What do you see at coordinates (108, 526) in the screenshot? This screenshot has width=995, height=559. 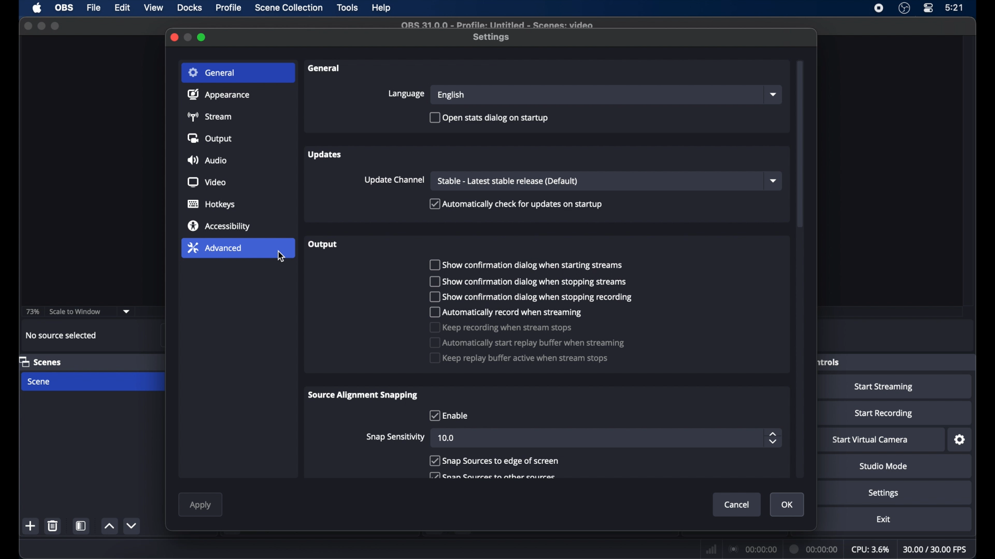 I see `increment` at bounding box center [108, 526].